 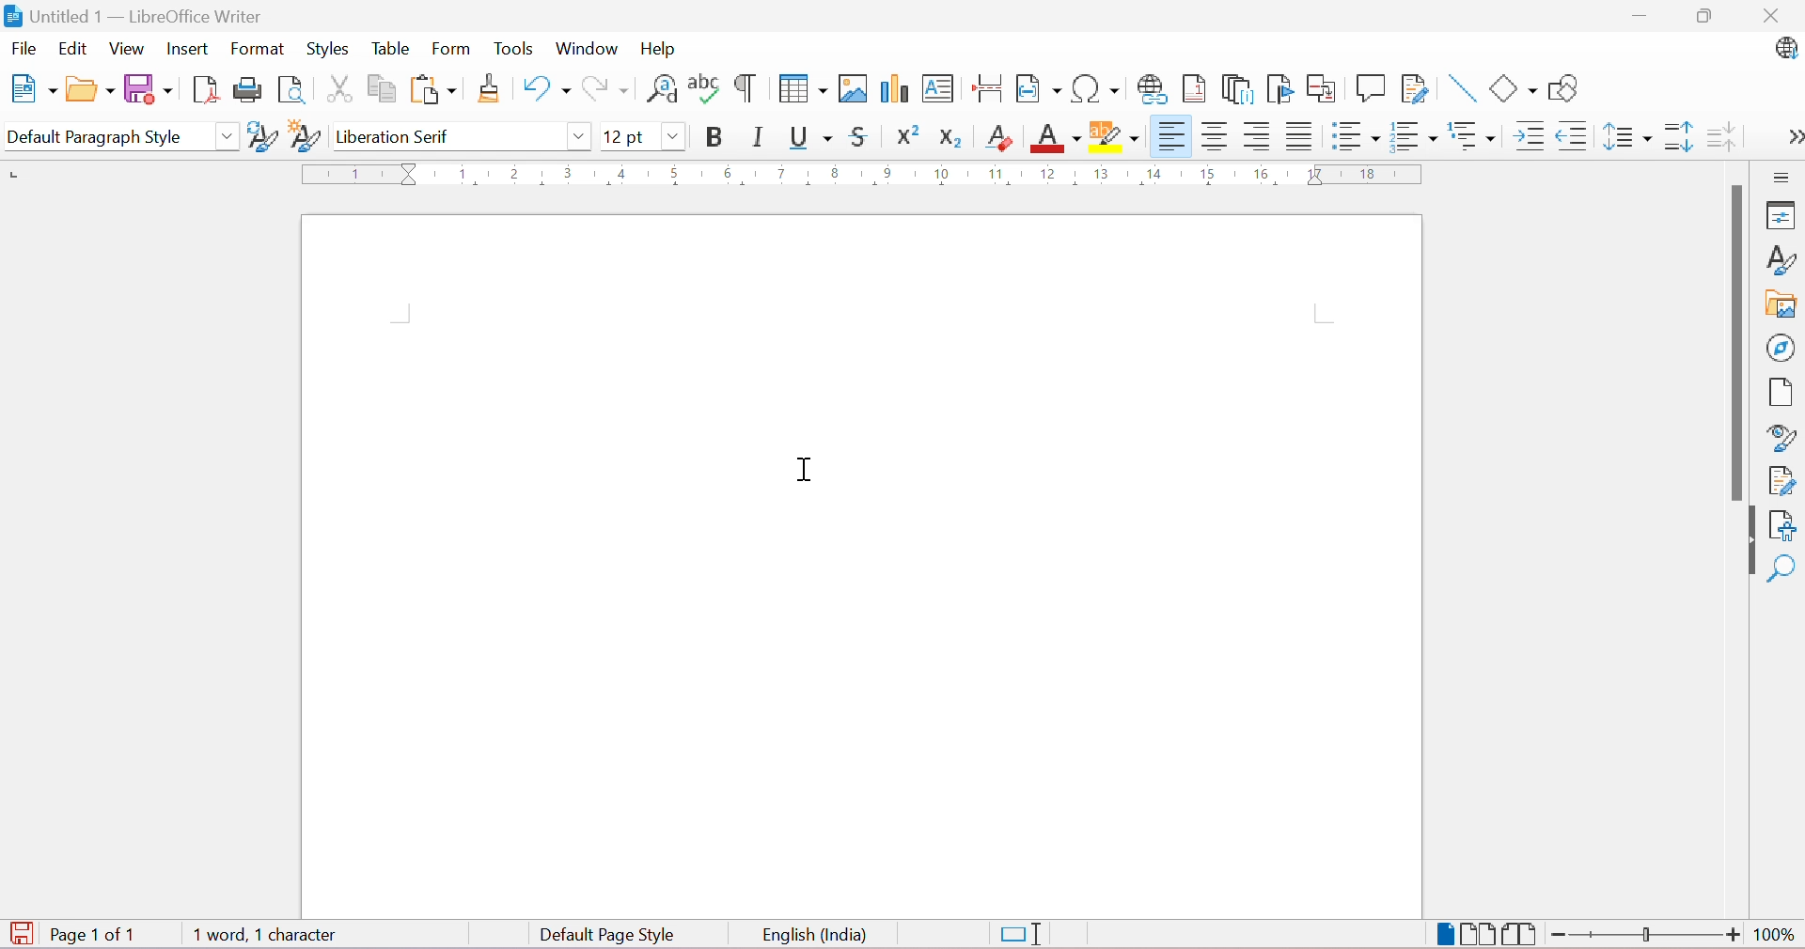 What do you see at coordinates (703, 89) in the screenshot?
I see `Check Spelling` at bounding box center [703, 89].